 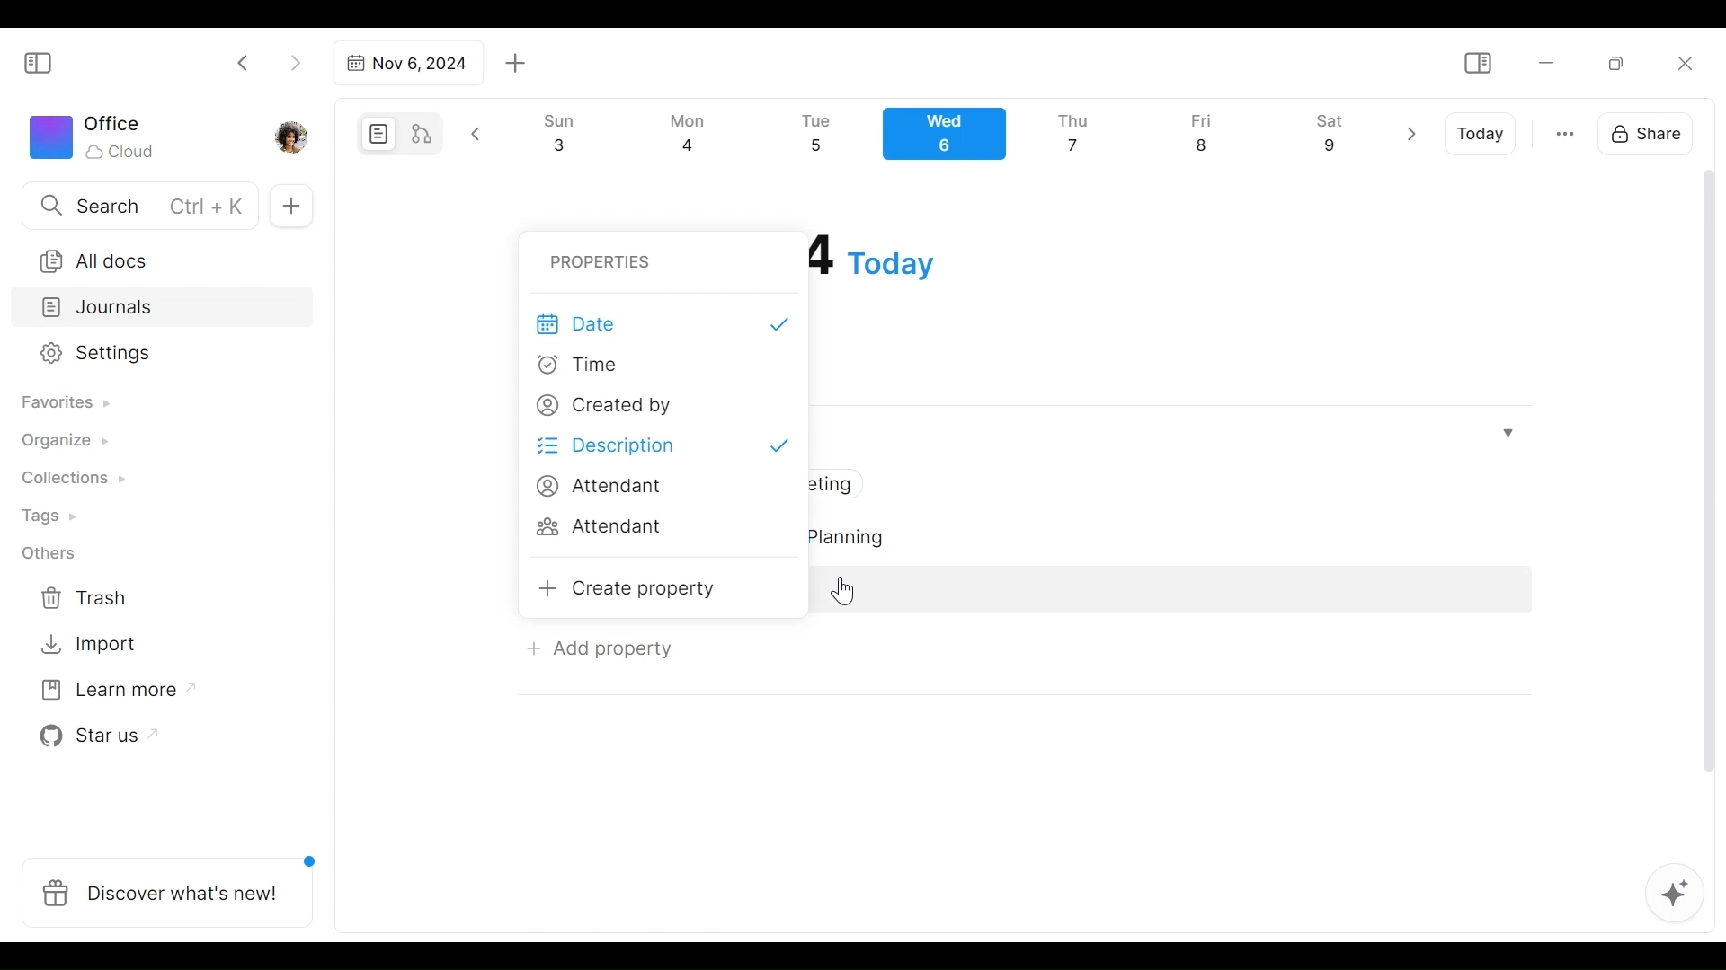 What do you see at coordinates (138, 205) in the screenshot?
I see `Search` at bounding box center [138, 205].